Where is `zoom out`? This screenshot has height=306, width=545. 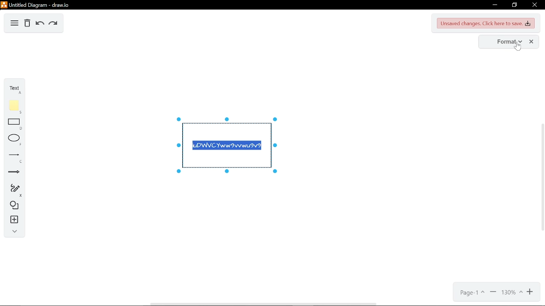
zoom out is located at coordinates (492, 293).